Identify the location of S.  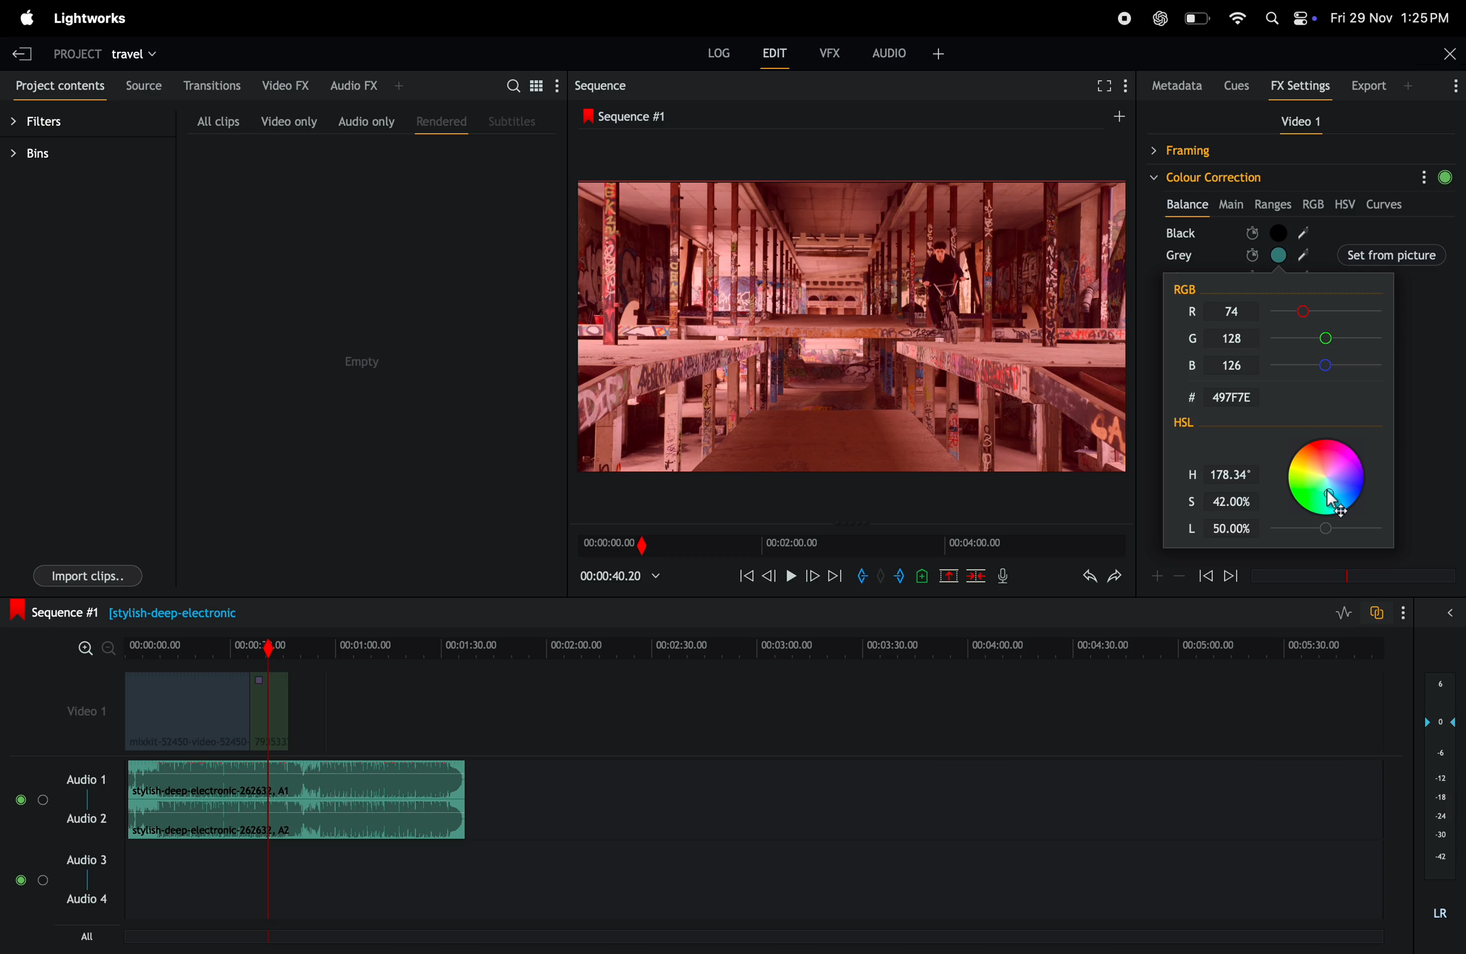
(1181, 499).